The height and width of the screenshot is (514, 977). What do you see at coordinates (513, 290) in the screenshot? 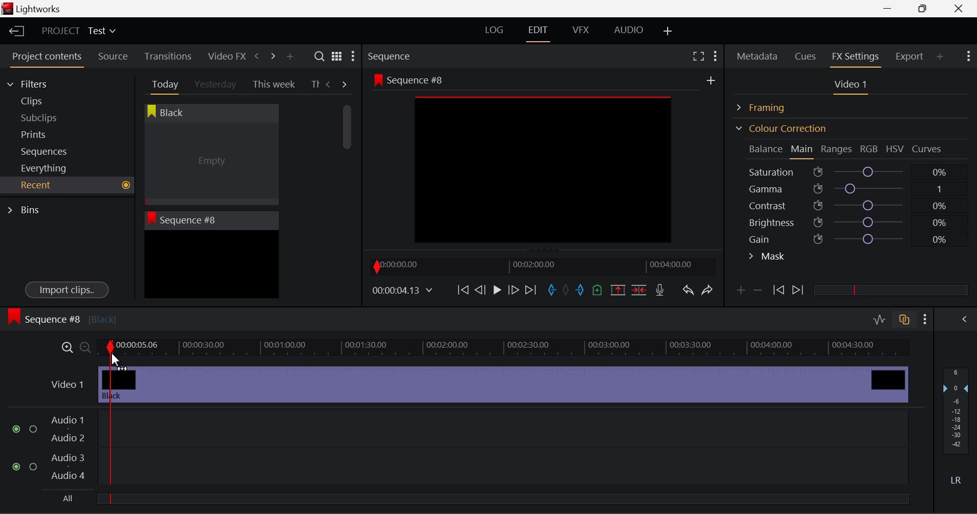
I see `Go Forward` at bounding box center [513, 290].